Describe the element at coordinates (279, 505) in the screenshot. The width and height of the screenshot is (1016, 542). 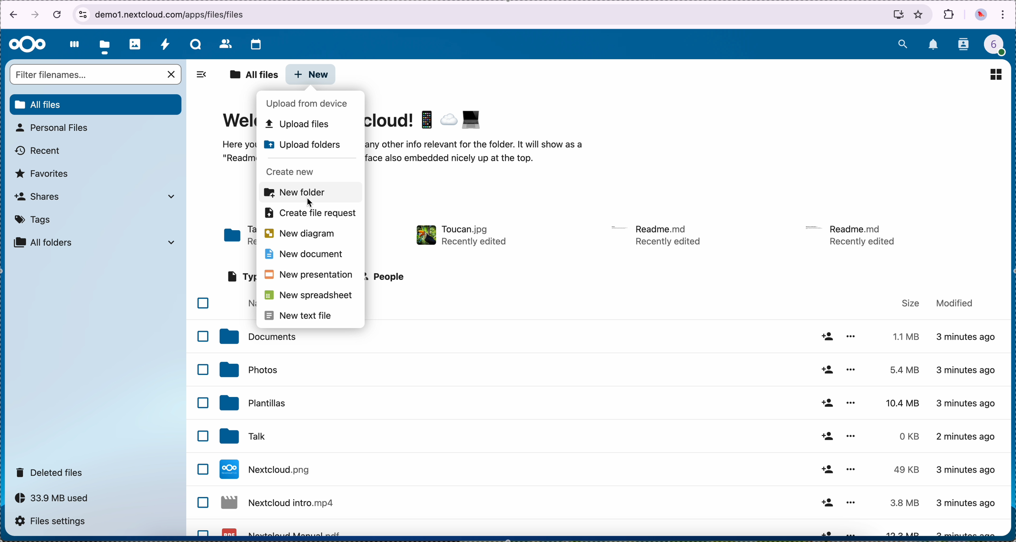
I see `Nextcloud file` at that location.